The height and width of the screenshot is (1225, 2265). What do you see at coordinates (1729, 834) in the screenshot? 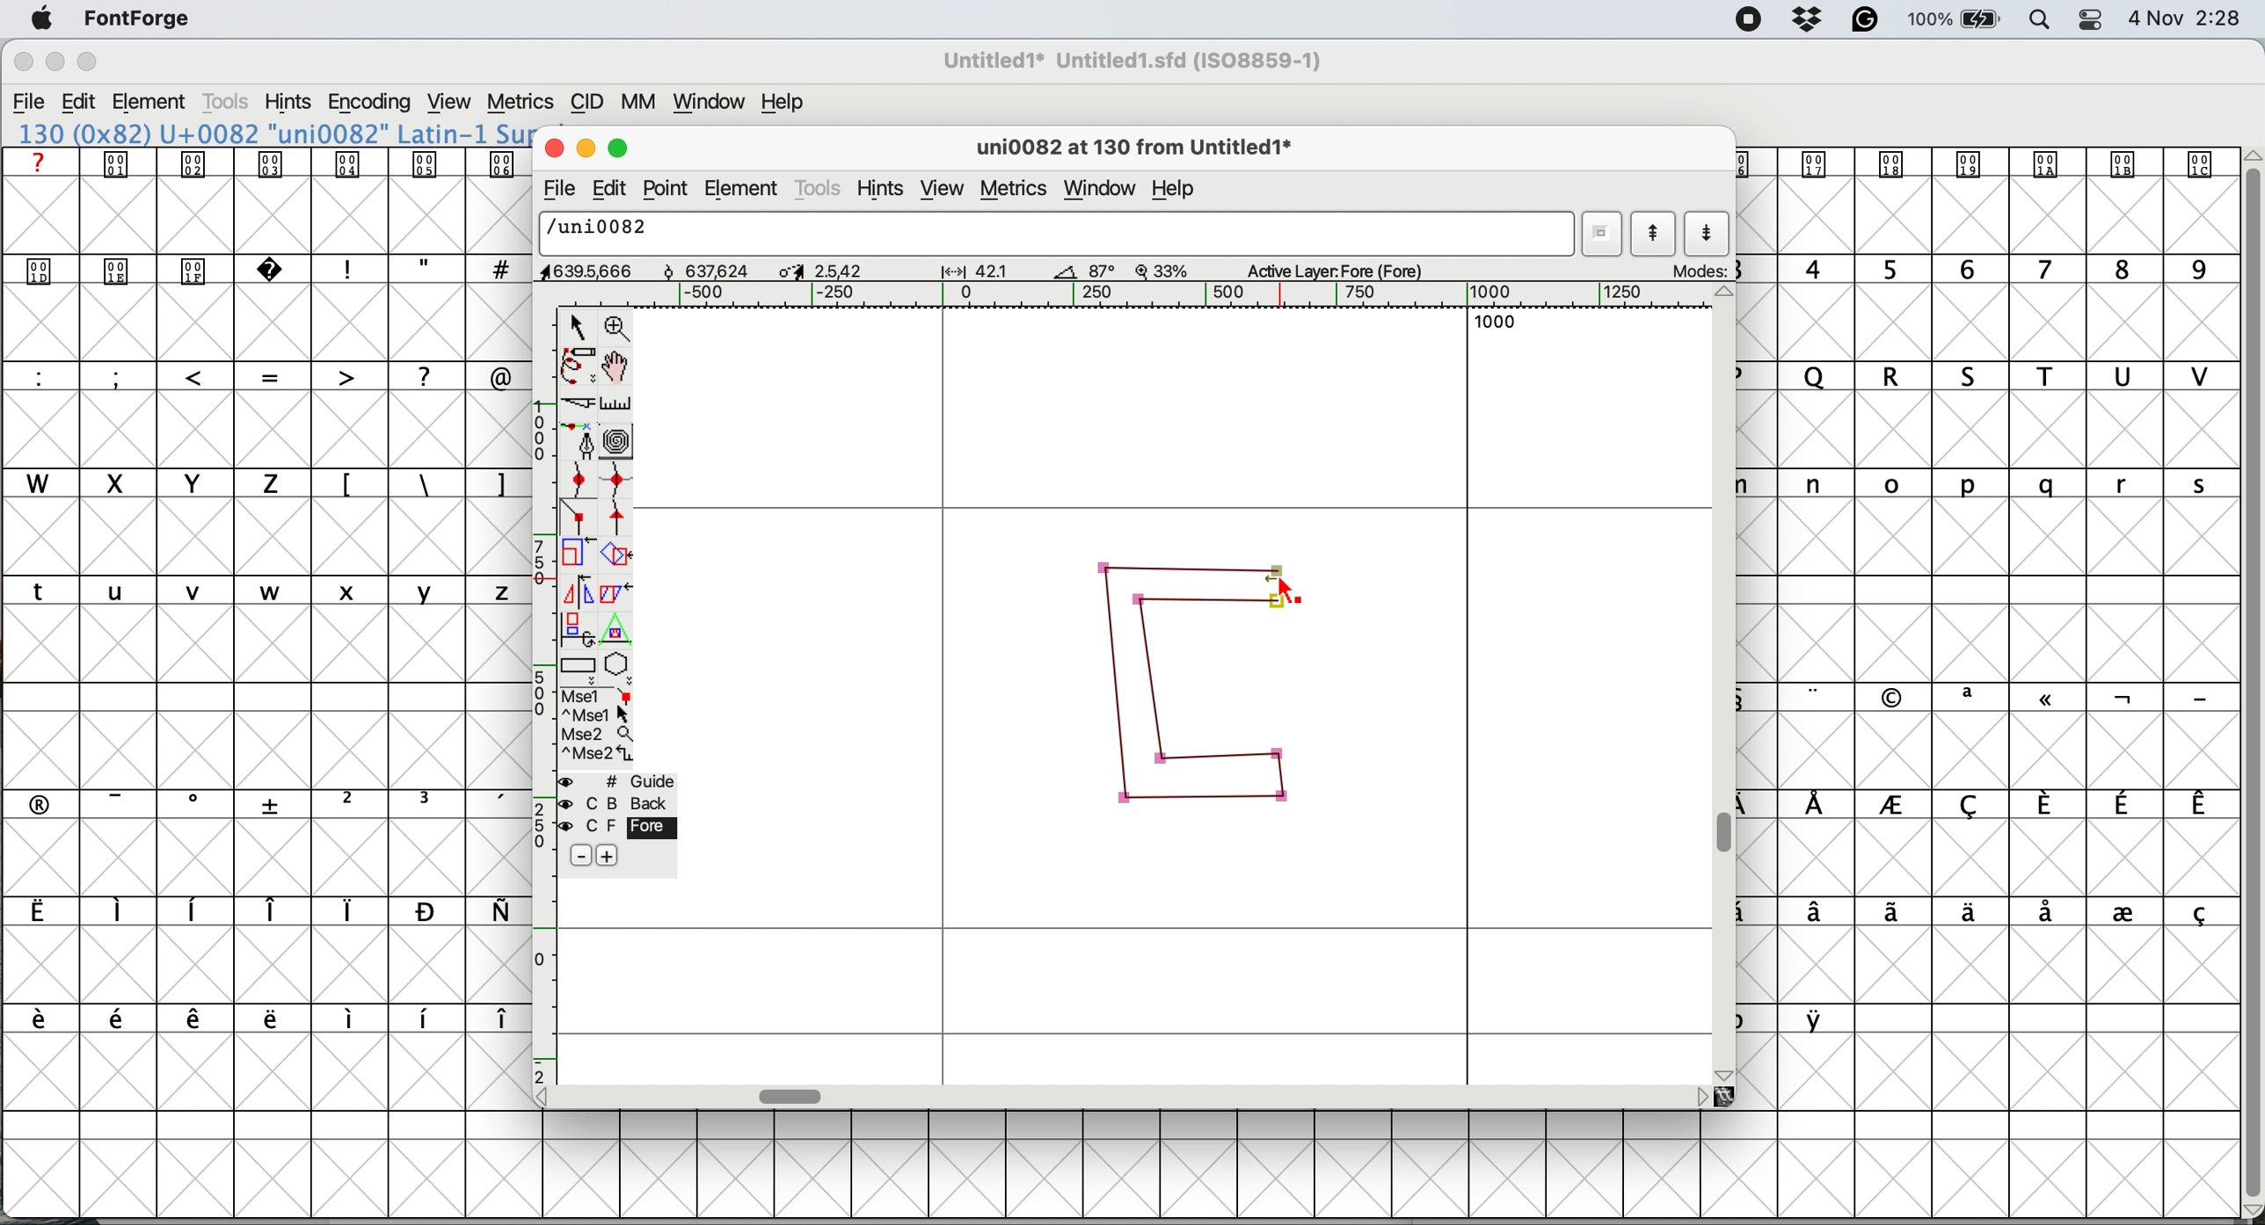
I see `vertical scroll bar` at bounding box center [1729, 834].